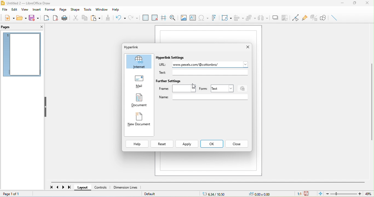 Image resolution: width=374 pixels, height=197 pixels. What do you see at coordinates (192, 87) in the screenshot?
I see `cursor` at bounding box center [192, 87].